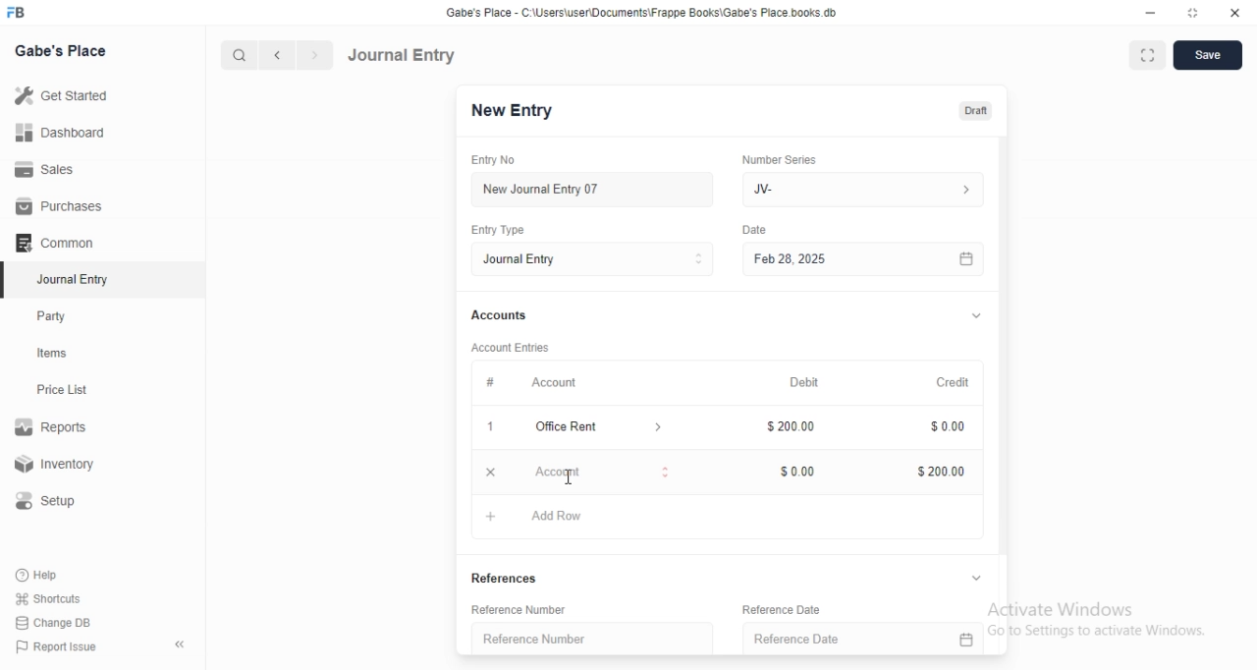  I want to click on v, so click(976, 312).